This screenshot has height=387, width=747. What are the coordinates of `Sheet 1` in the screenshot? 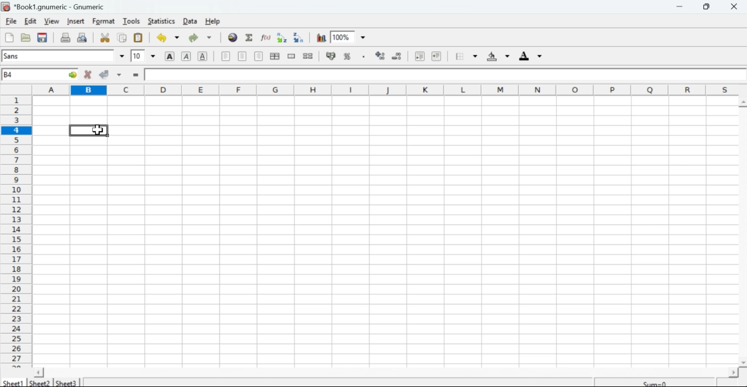 It's located at (14, 382).